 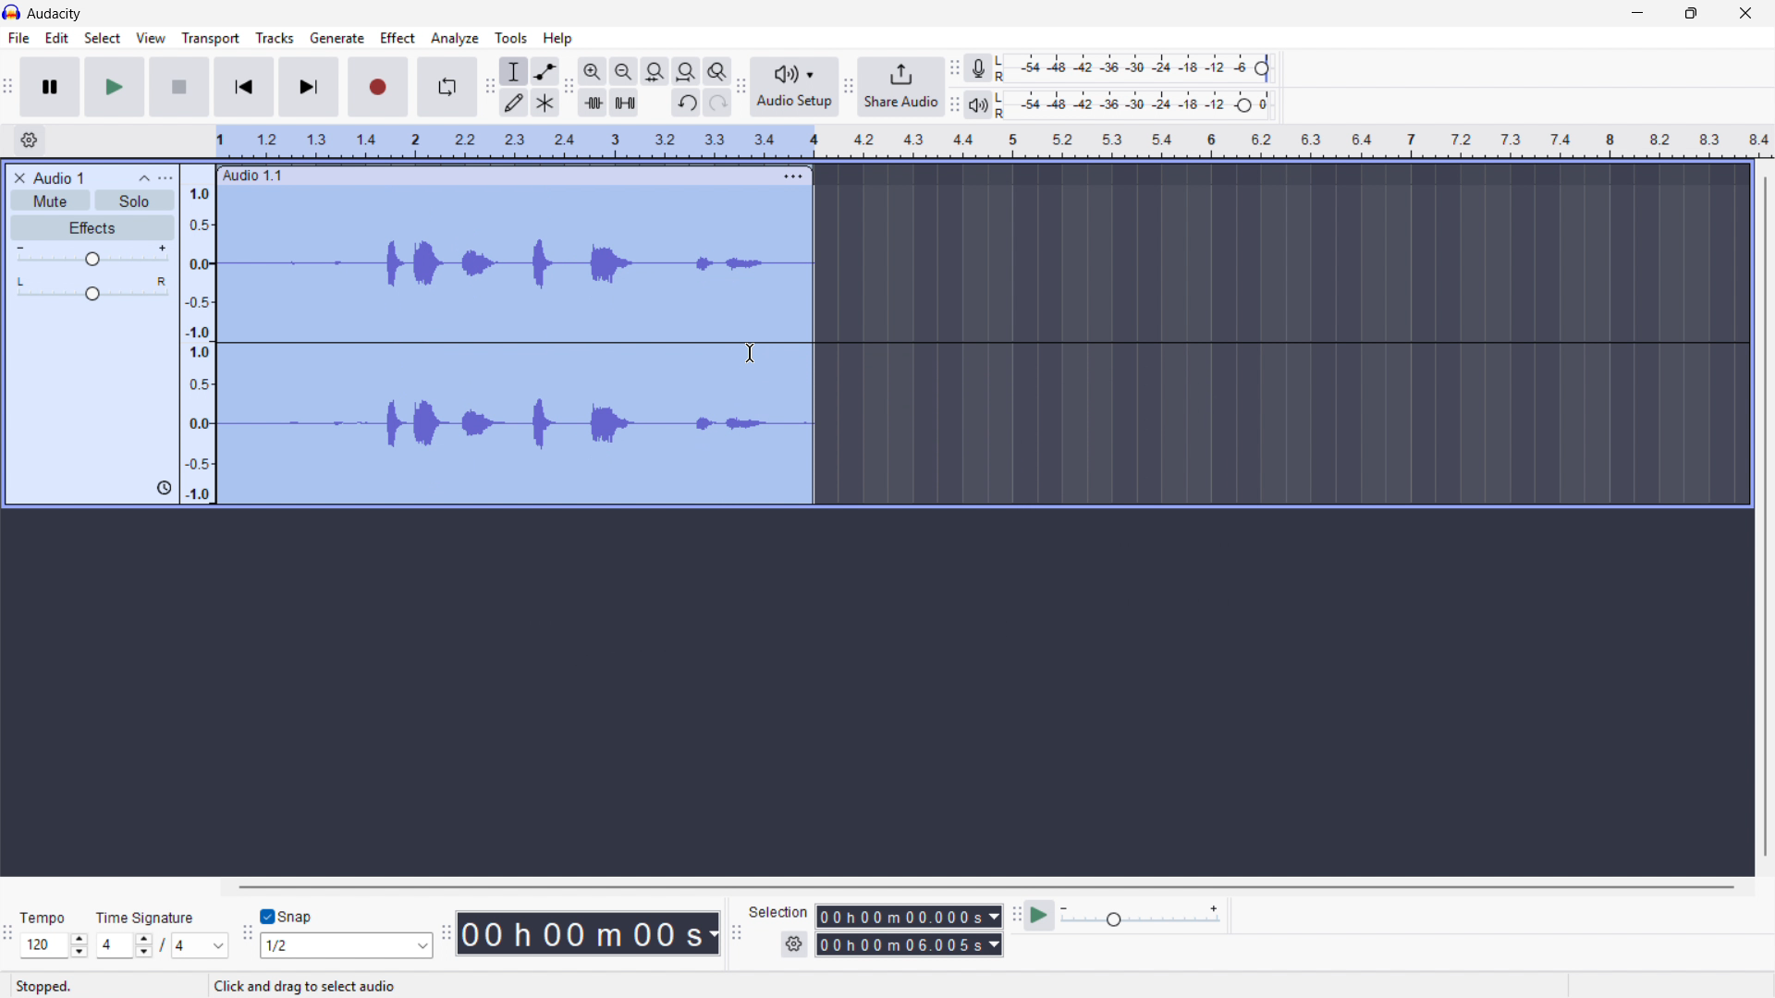 What do you see at coordinates (593, 102) in the screenshot?
I see `Trim audio outside selection` at bounding box center [593, 102].